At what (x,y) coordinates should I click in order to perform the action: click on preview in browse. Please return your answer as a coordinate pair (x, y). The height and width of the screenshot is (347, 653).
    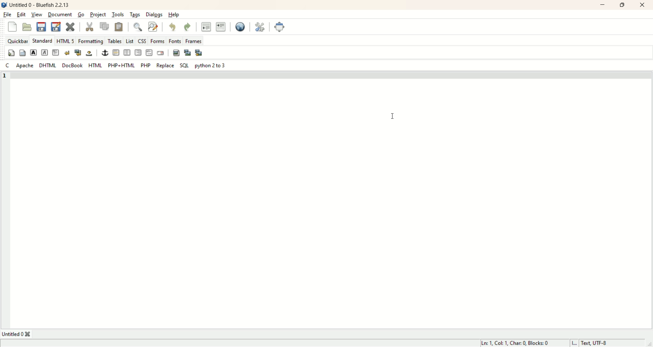
    Looking at the image, I should click on (241, 27).